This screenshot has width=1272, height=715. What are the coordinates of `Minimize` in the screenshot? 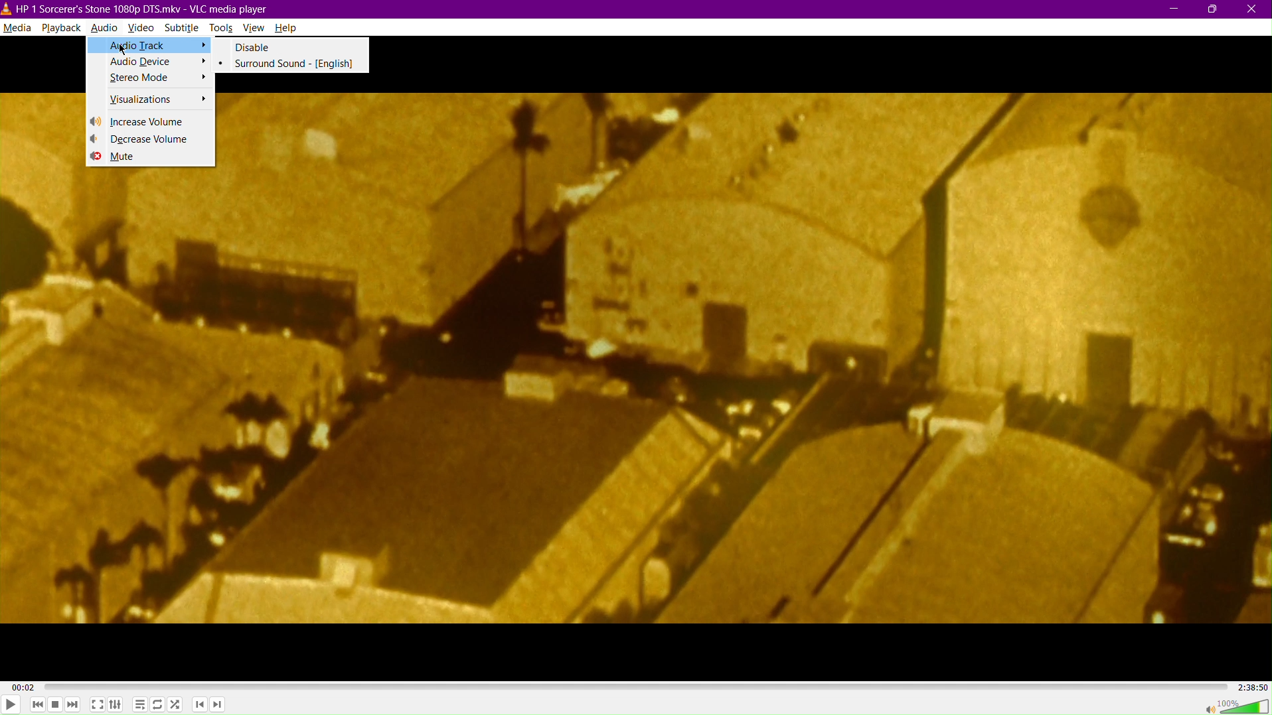 It's located at (1172, 9).